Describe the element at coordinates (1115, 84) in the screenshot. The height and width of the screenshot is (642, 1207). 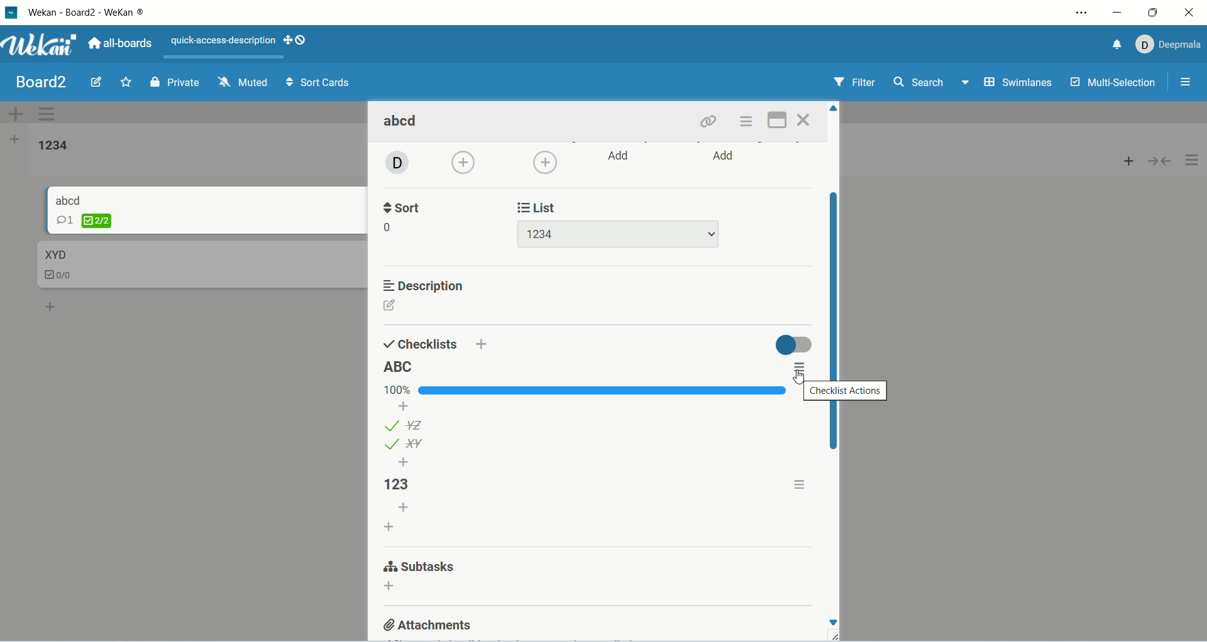
I see `multi-selection` at that location.